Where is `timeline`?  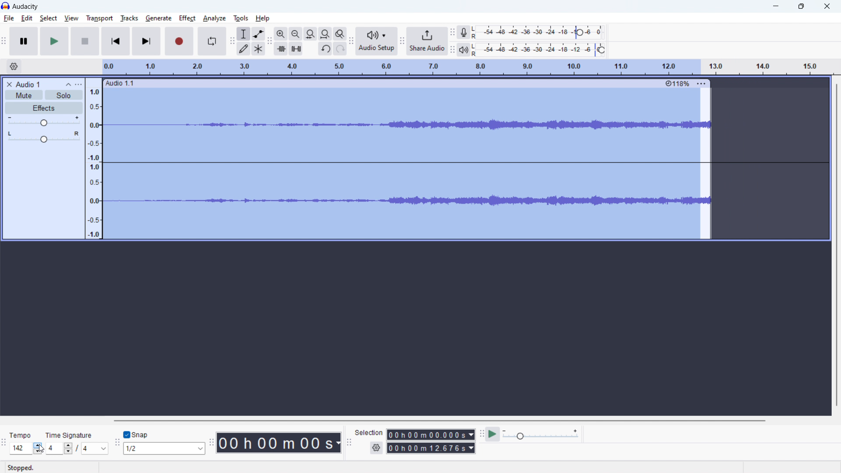 timeline is located at coordinates (466, 67).